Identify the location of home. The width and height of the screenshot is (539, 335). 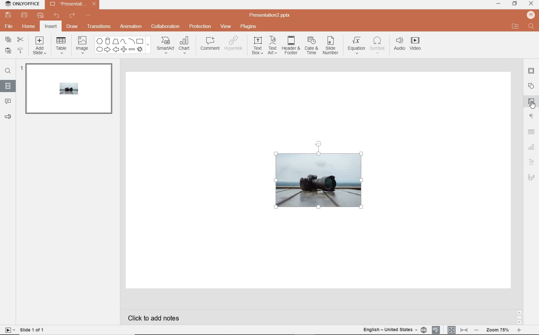
(29, 26).